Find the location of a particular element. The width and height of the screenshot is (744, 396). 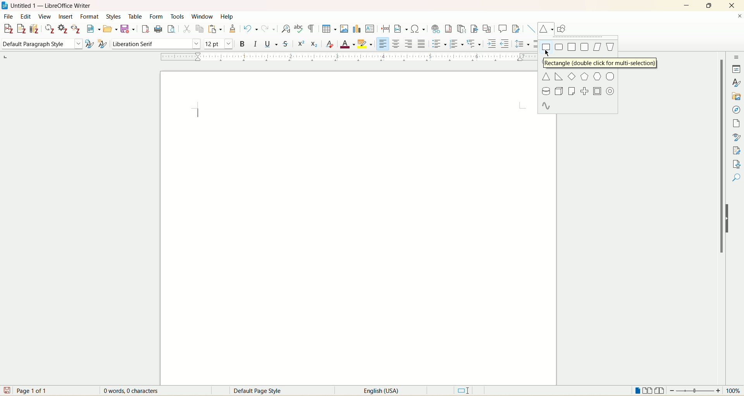

isosceles triangle is located at coordinates (547, 76).